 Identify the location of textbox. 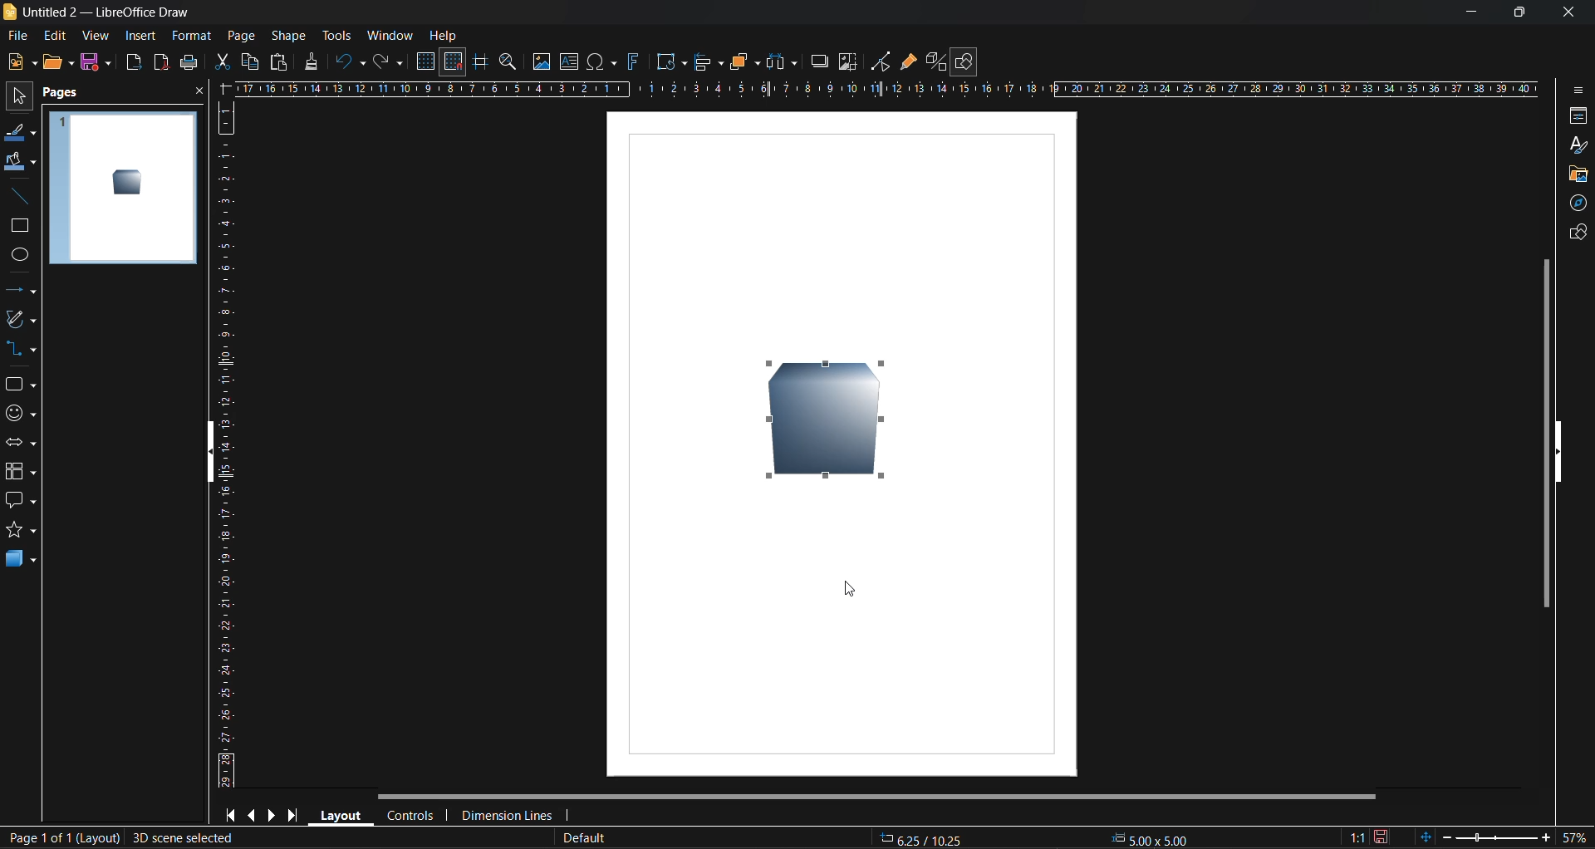
(572, 61).